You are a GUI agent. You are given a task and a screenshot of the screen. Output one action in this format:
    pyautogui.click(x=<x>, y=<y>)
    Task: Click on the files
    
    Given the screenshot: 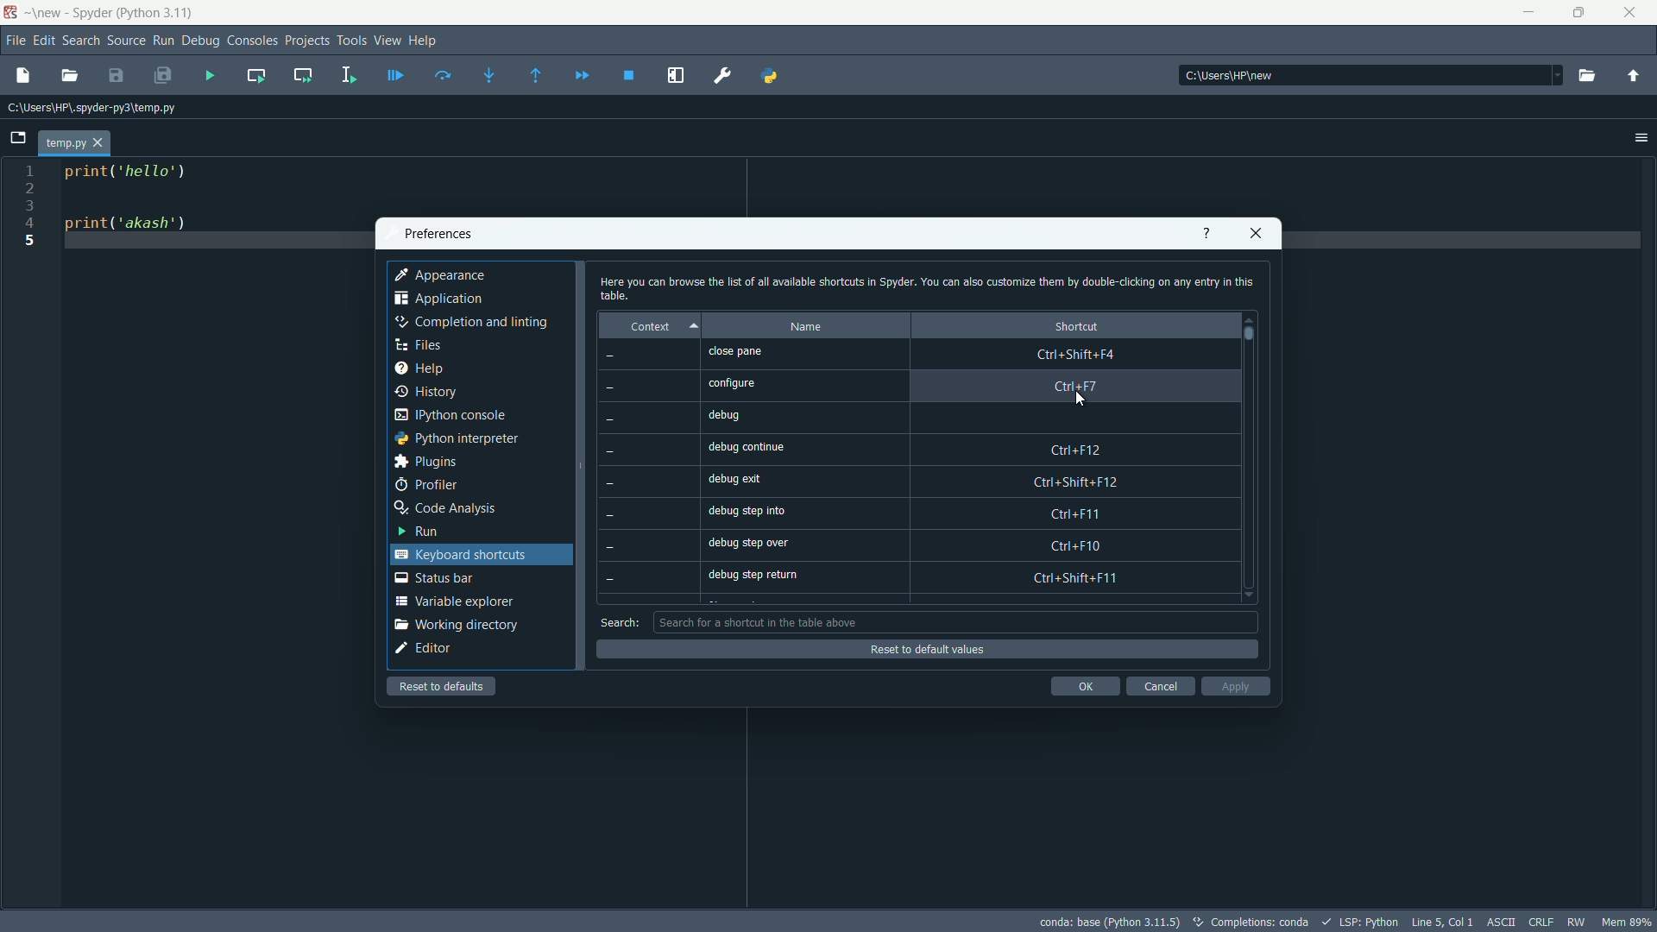 What is the action you would take?
    pyautogui.click(x=417, y=345)
    